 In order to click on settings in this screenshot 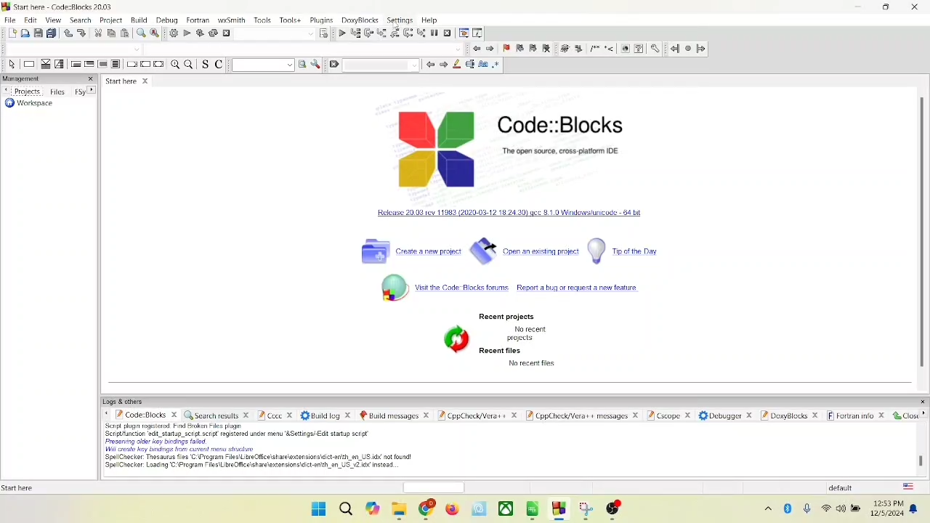, I will do `click(315, 64)`.